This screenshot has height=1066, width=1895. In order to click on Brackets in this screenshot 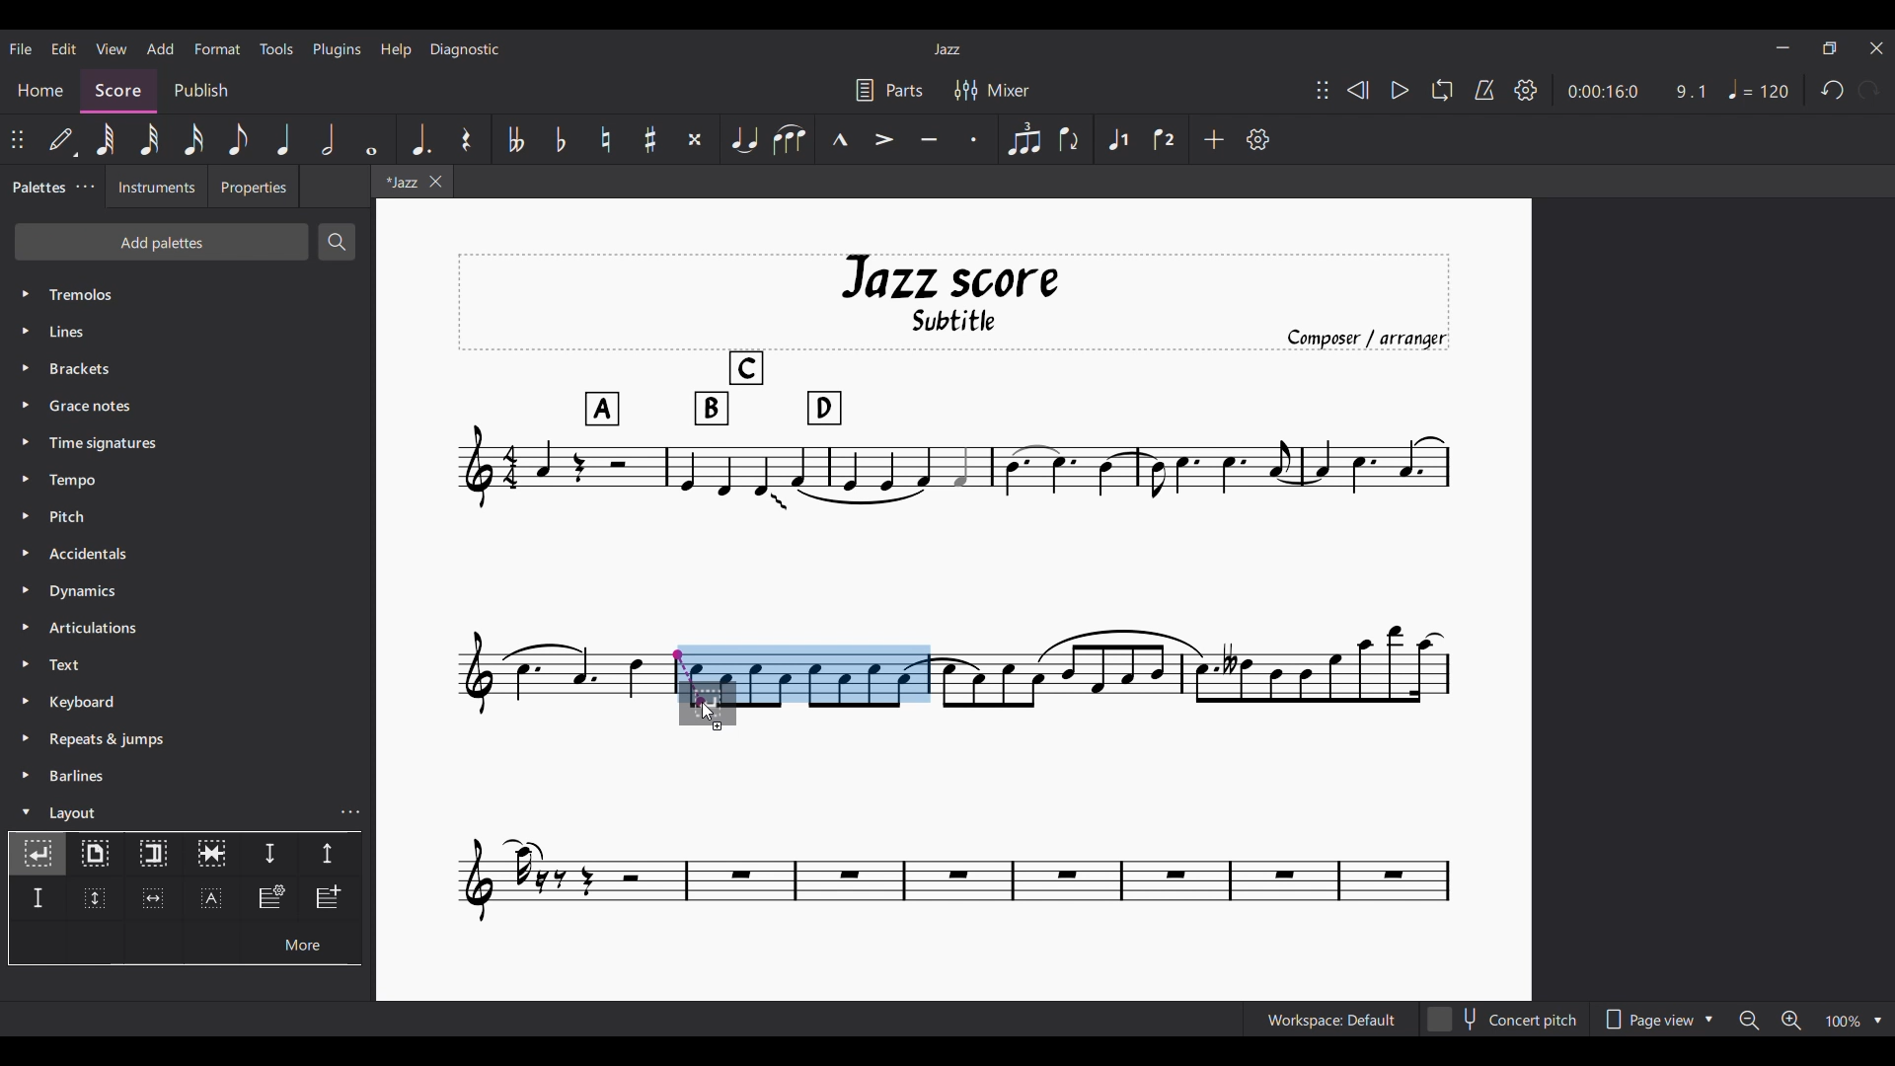, I will do `click(188, 368)`.